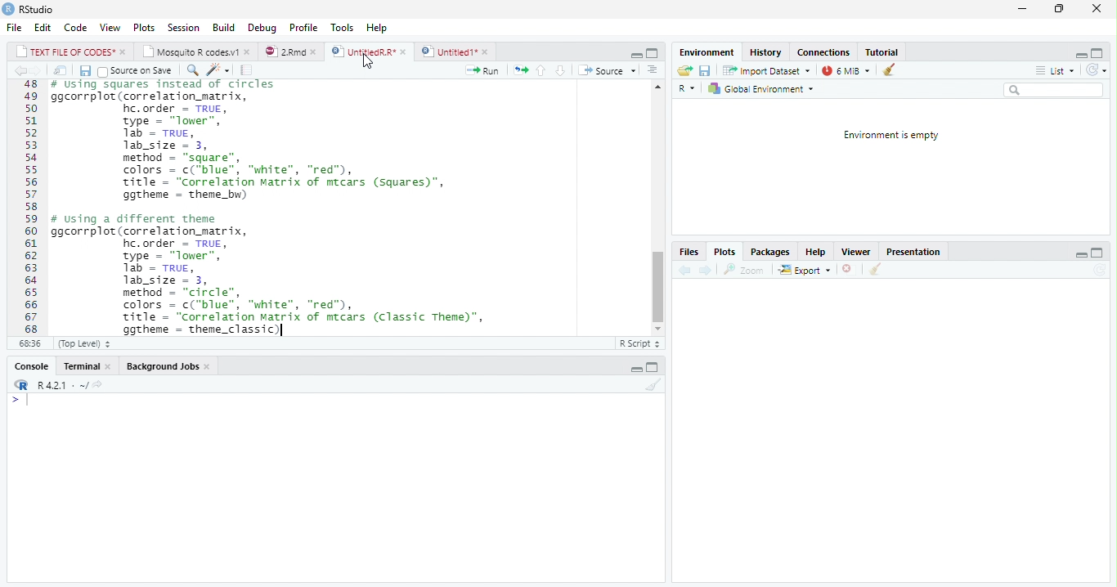 Image resolution: width=1117 pixels, height=587 pixels. What do you see at coordinates (684, 70) in the screenshot?
I see `load workspace` at bounding box center [684, 70].